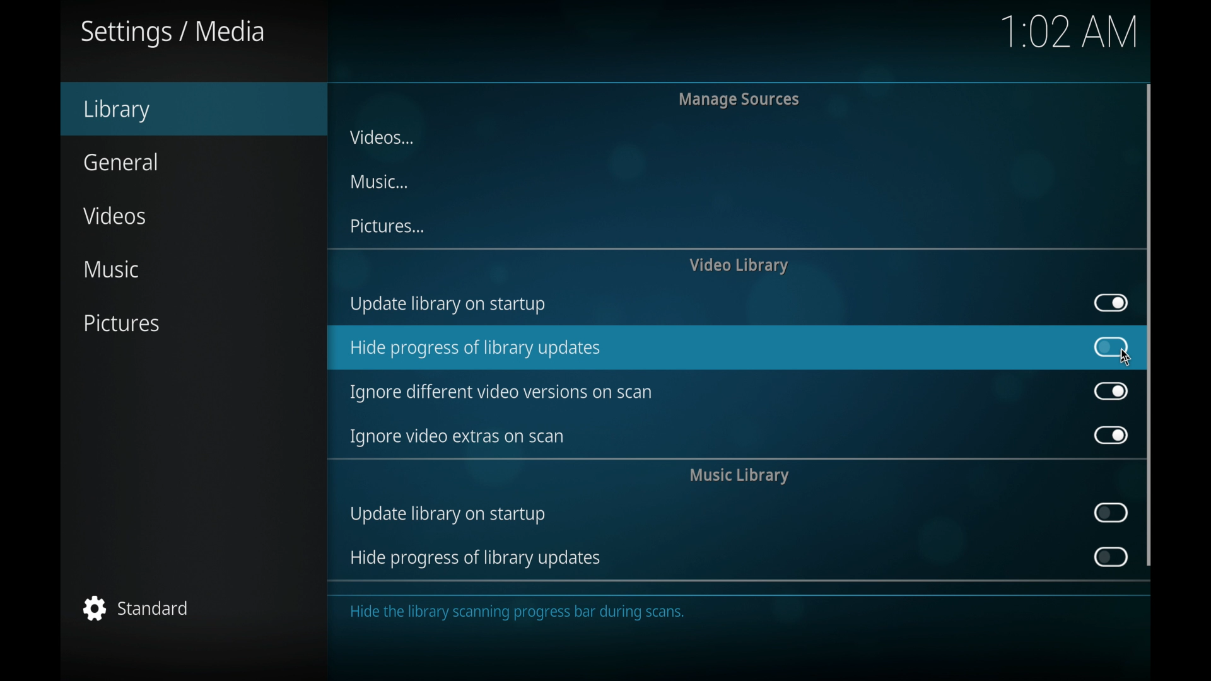 This screenshot has height=681, width=1211. I want to click on settings/media, so click(172, 33).